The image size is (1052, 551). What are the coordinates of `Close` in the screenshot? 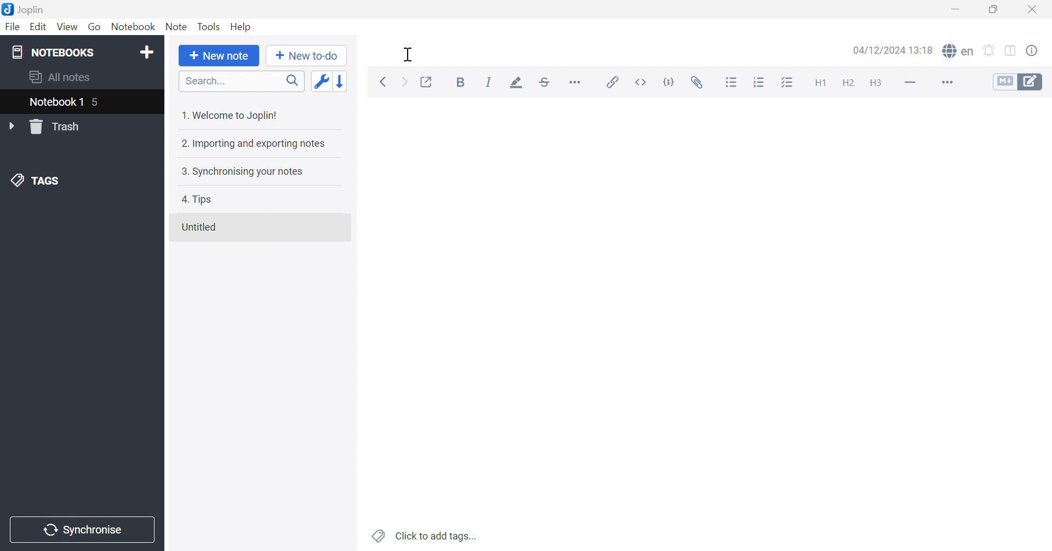 It's located at (1033, 9).